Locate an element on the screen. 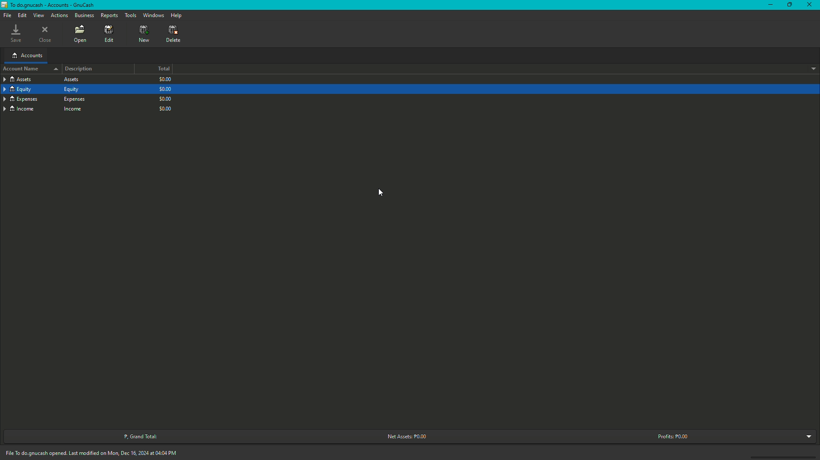 The height and width of the screenshot is (460, 820). View is located at coordinates (39, 15).